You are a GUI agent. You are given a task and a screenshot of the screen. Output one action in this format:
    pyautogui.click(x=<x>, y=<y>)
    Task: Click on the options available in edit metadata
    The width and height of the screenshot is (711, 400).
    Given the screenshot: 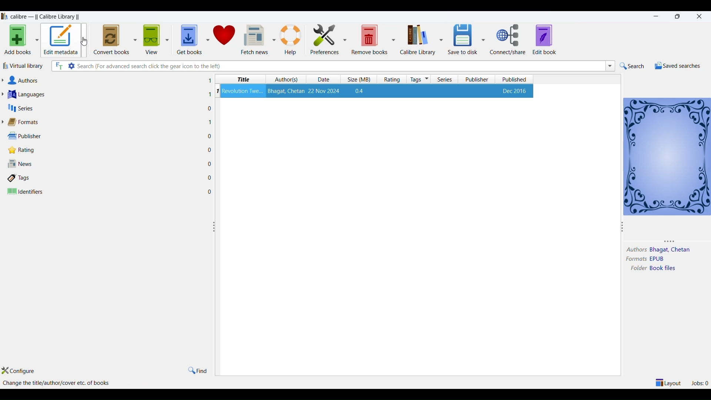 What is the action you would take?
    pyautogui.click(x=61, y=383)
    